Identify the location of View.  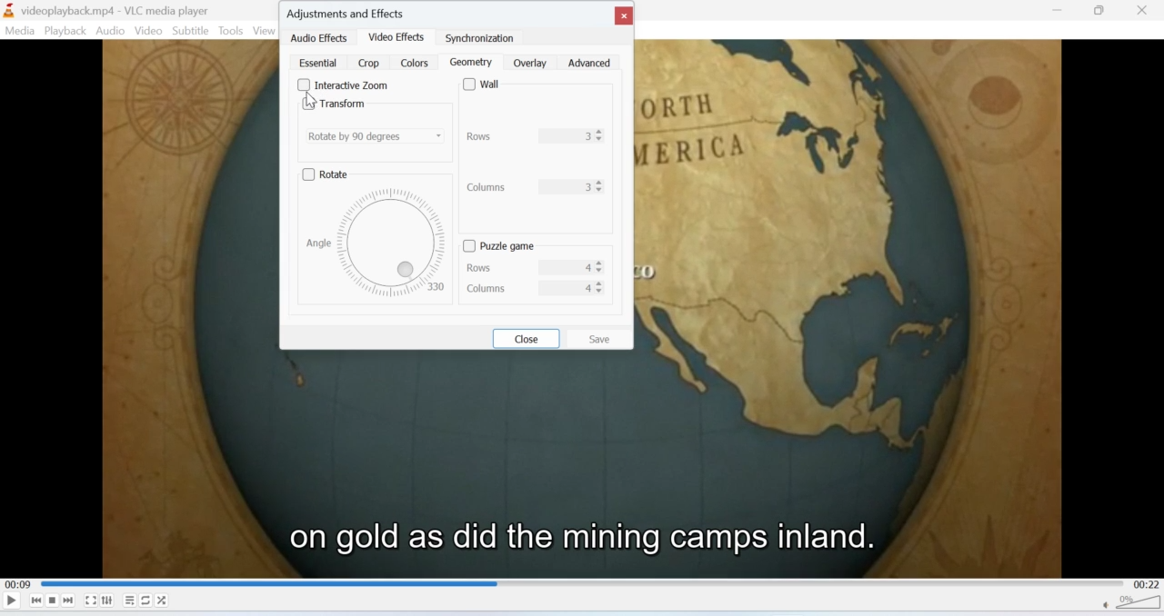
(265, 31).